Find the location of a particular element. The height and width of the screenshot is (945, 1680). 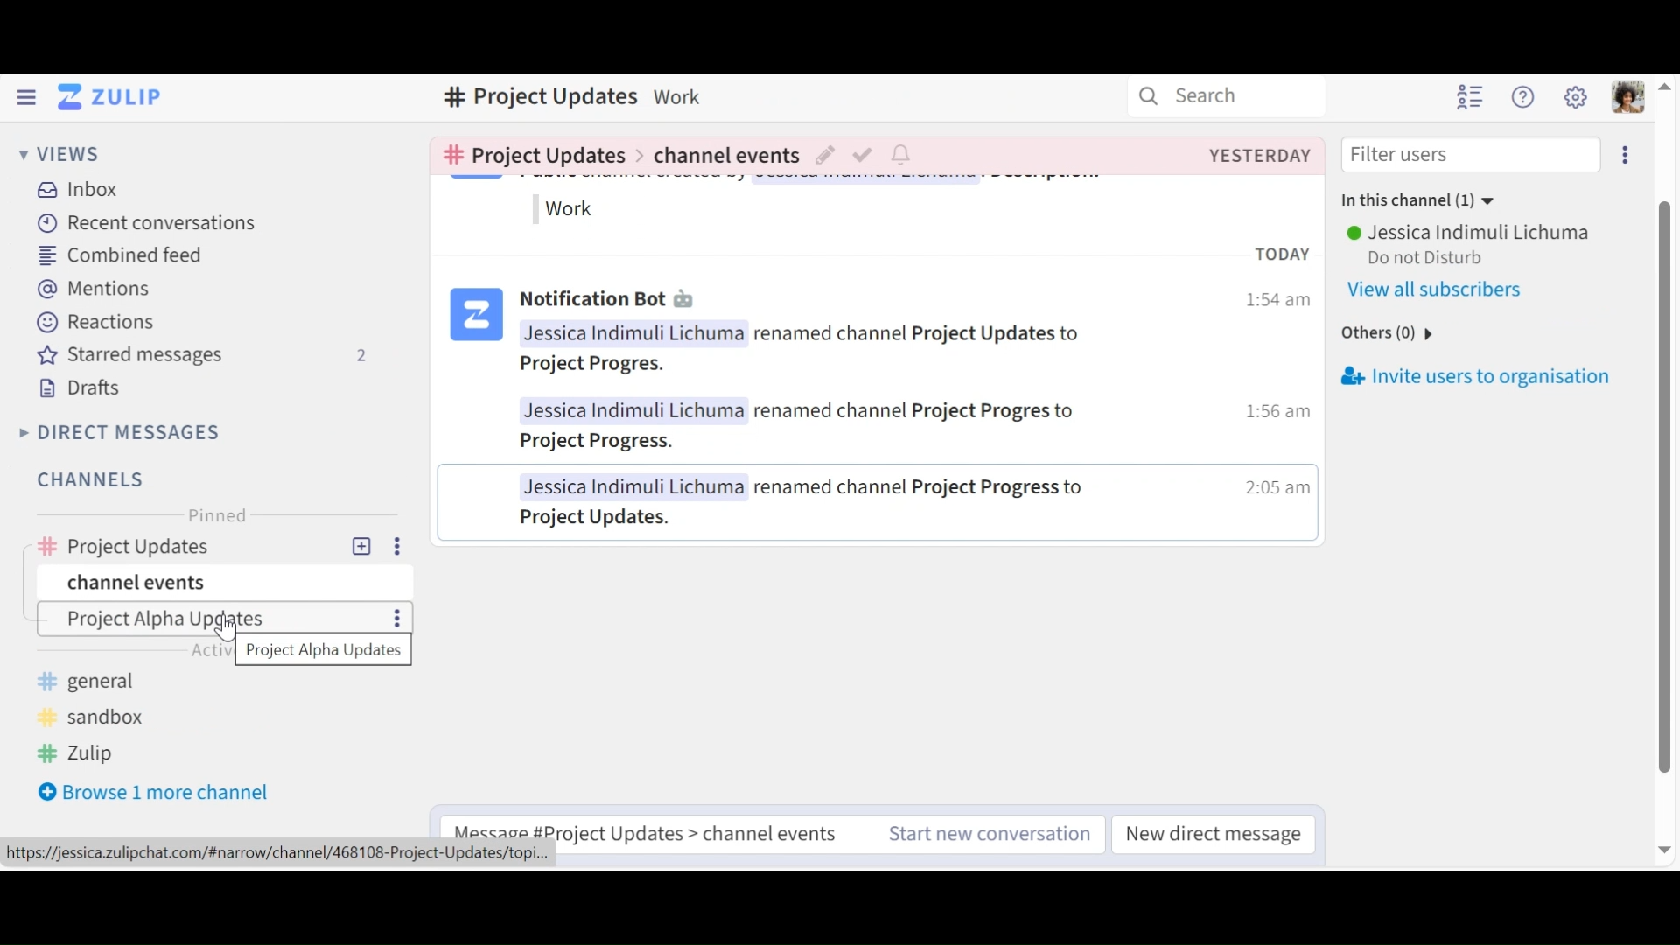

Main menu is located at coordinates (1574, 95).